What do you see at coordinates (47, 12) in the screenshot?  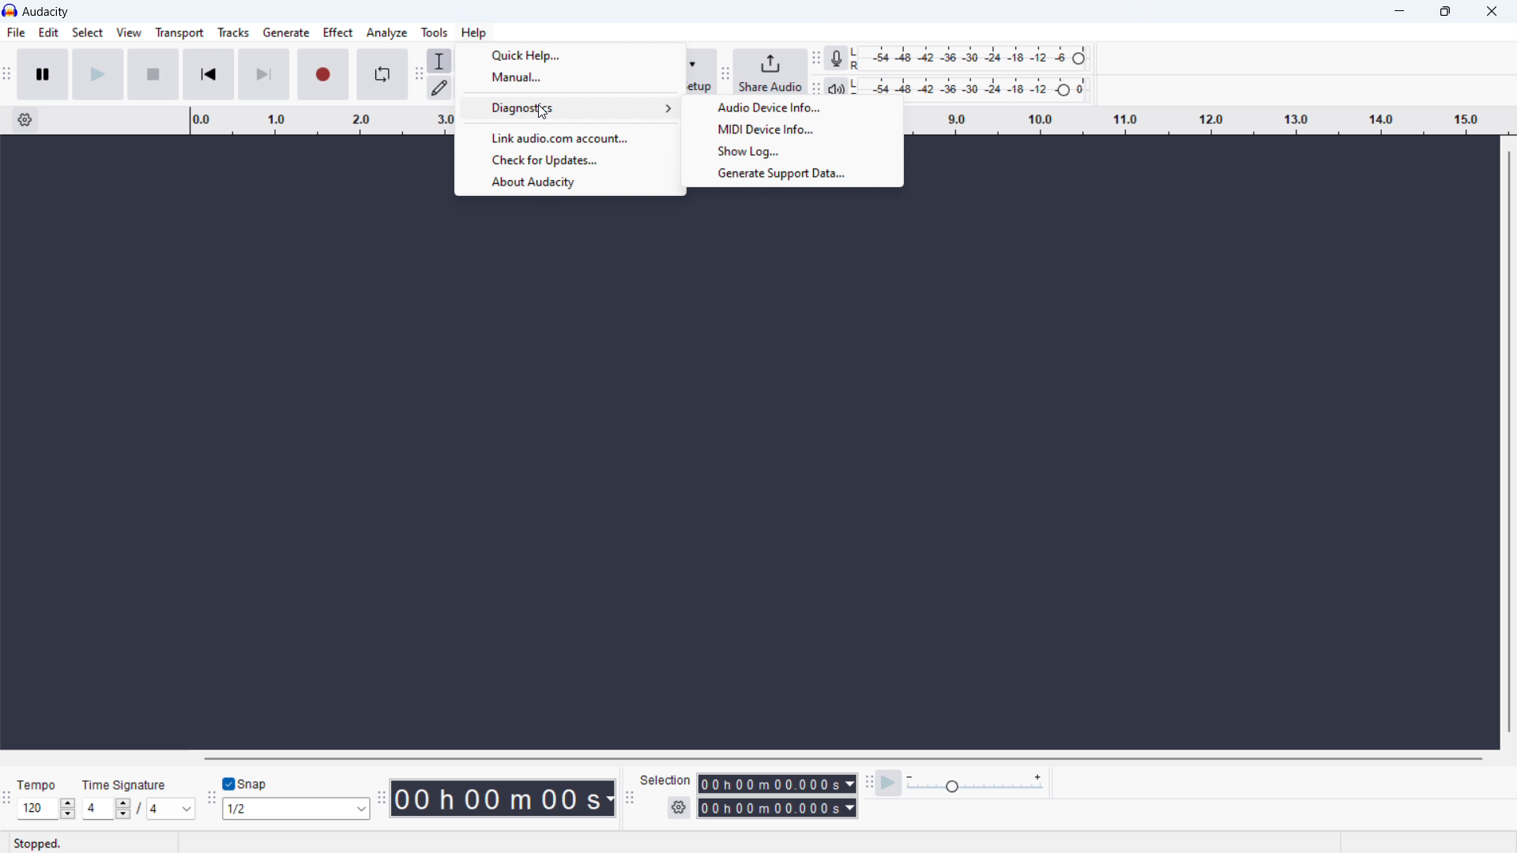 I see `title` at bounding box center [47, 12].